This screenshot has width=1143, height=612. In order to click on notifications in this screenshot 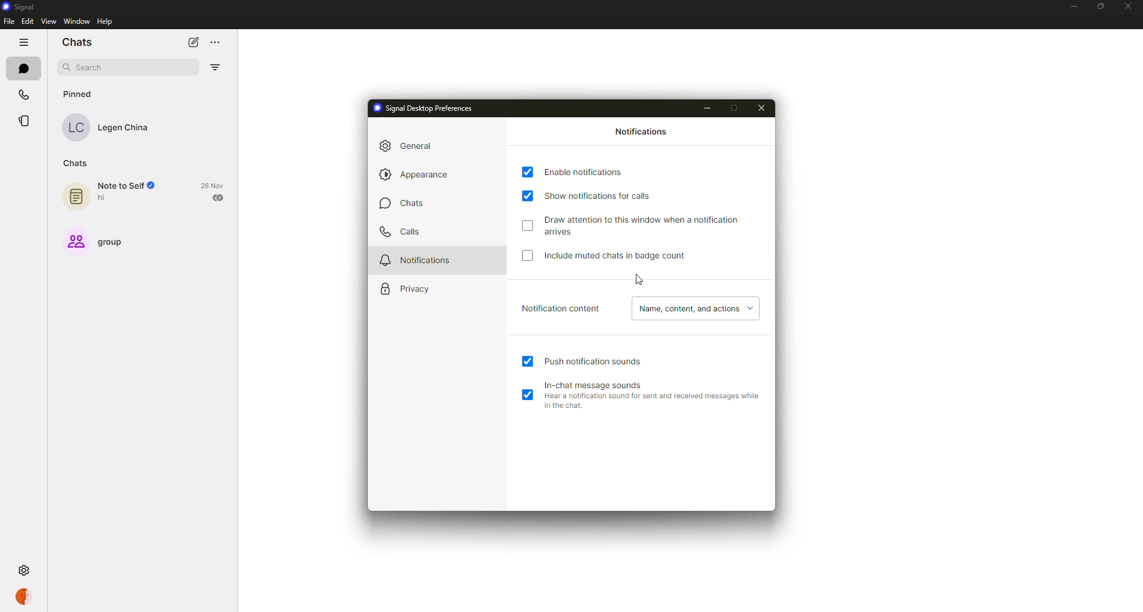, I will do `click(639, 132)`.